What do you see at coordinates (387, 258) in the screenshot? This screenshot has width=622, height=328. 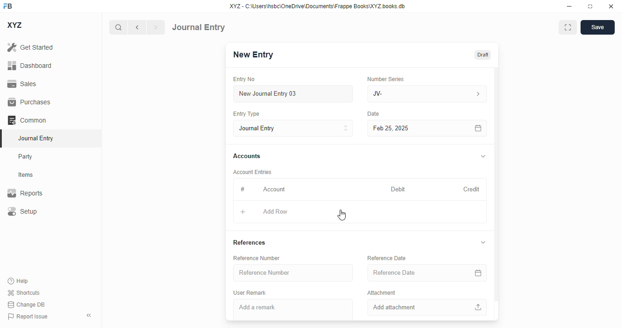 I see `reference data` at bounding box center [387, 258].